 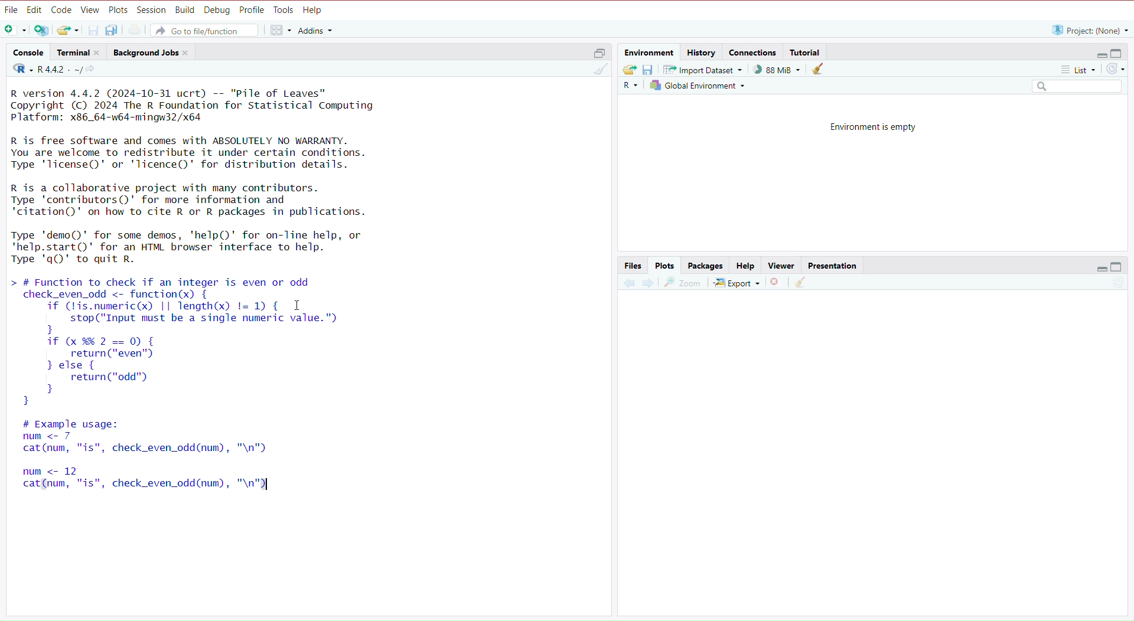 I want to click on clear object from workspace, so click(x=819, y=70).